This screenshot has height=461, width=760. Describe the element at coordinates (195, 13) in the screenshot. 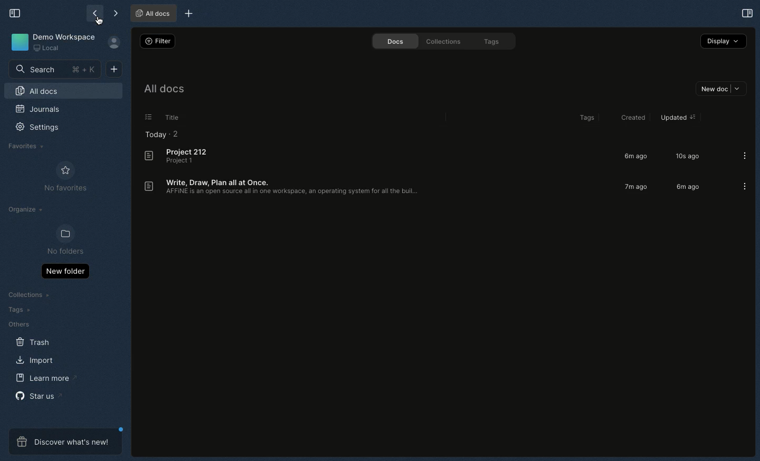

I see `new tab` at that location.